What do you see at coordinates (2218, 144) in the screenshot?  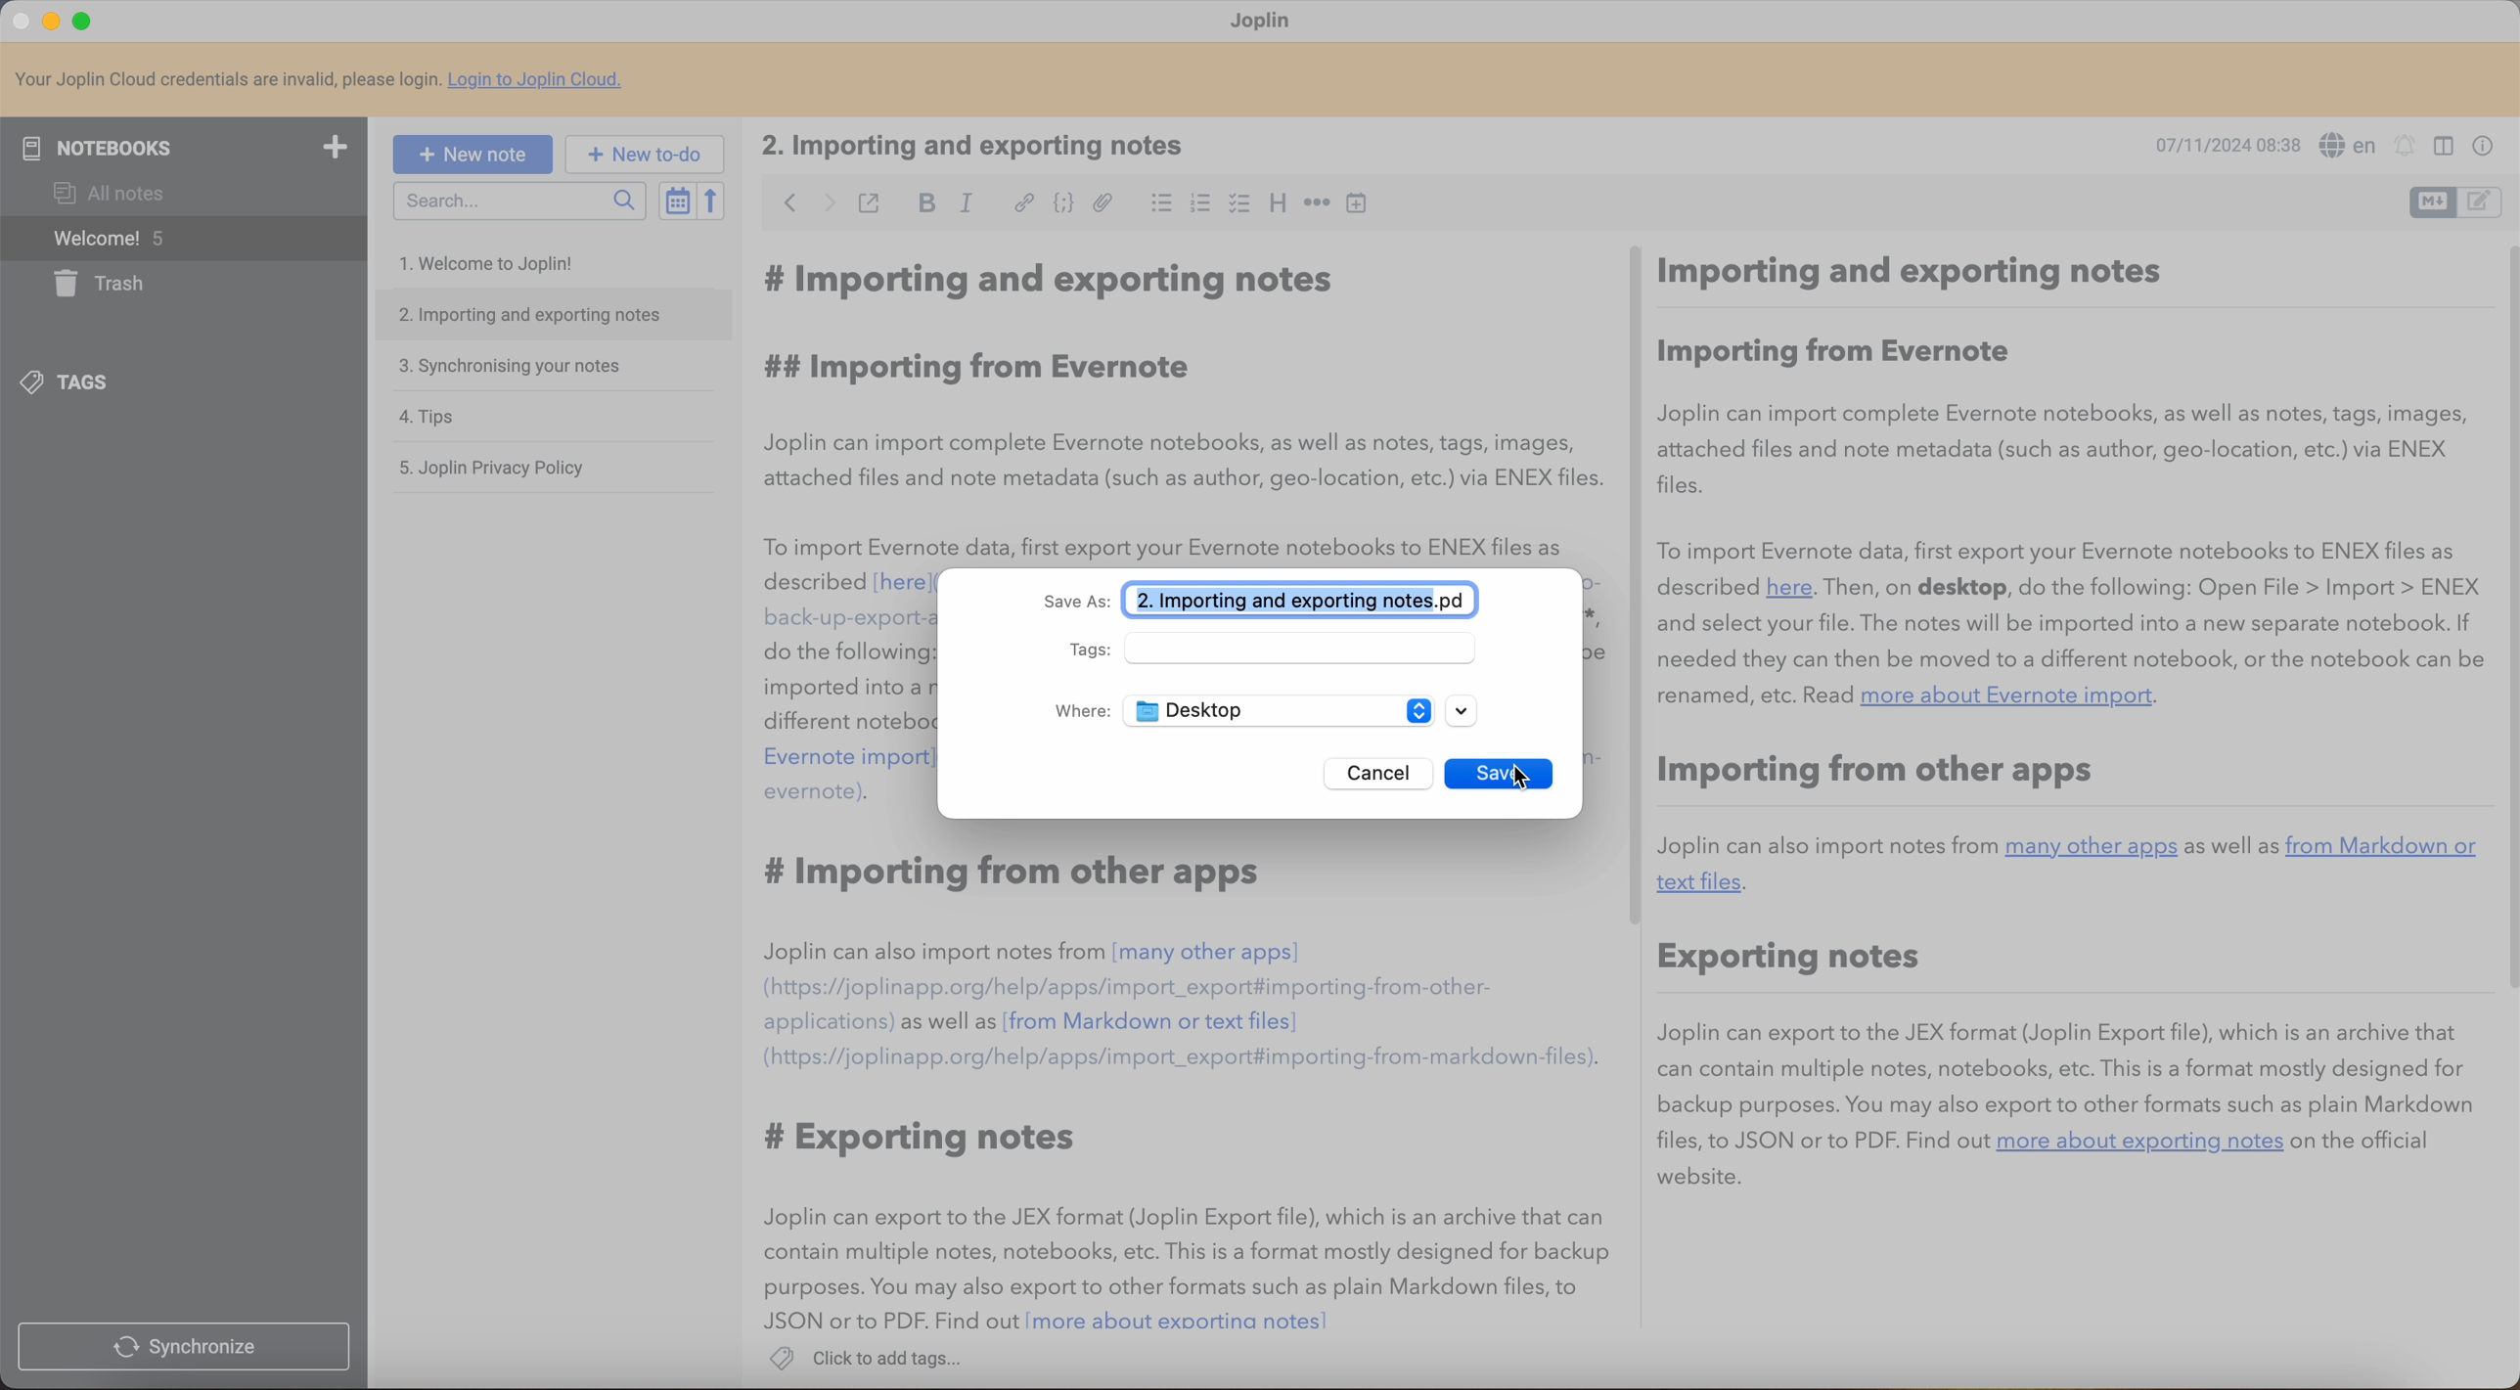 I see `21/12/2024 21:23` at bounding box center [2218, 144].